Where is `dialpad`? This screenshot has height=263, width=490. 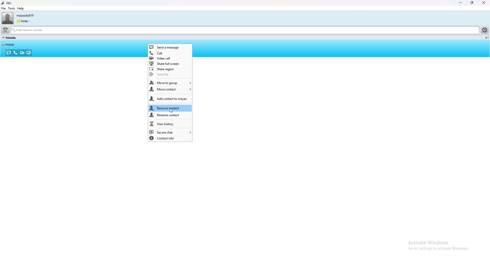 dialpad is located at coordinates (5, 30).